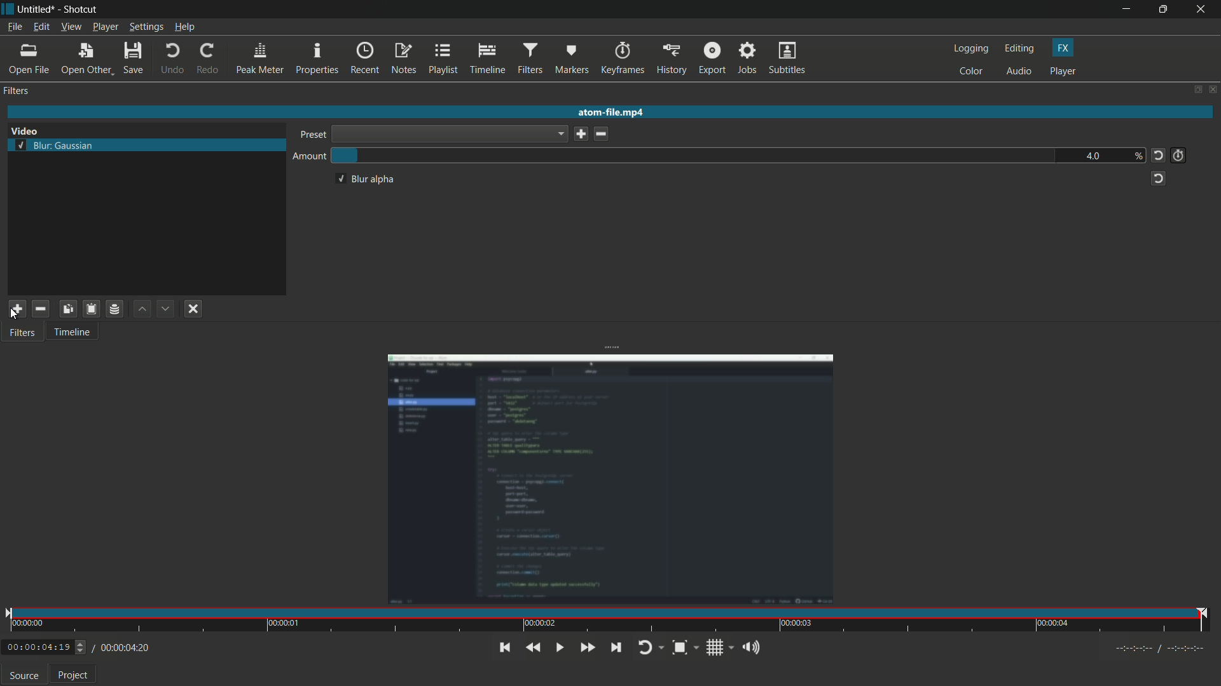  Describe the element at coordinates (75, 675) in the screenshot. I see `project` at that location.